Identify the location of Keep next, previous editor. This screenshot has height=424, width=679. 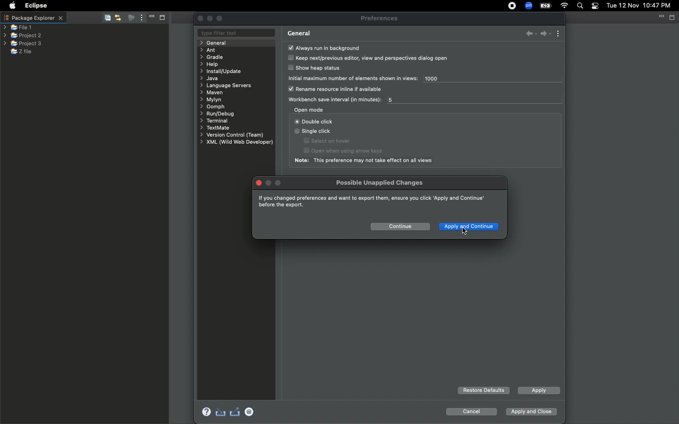
(369, 58).